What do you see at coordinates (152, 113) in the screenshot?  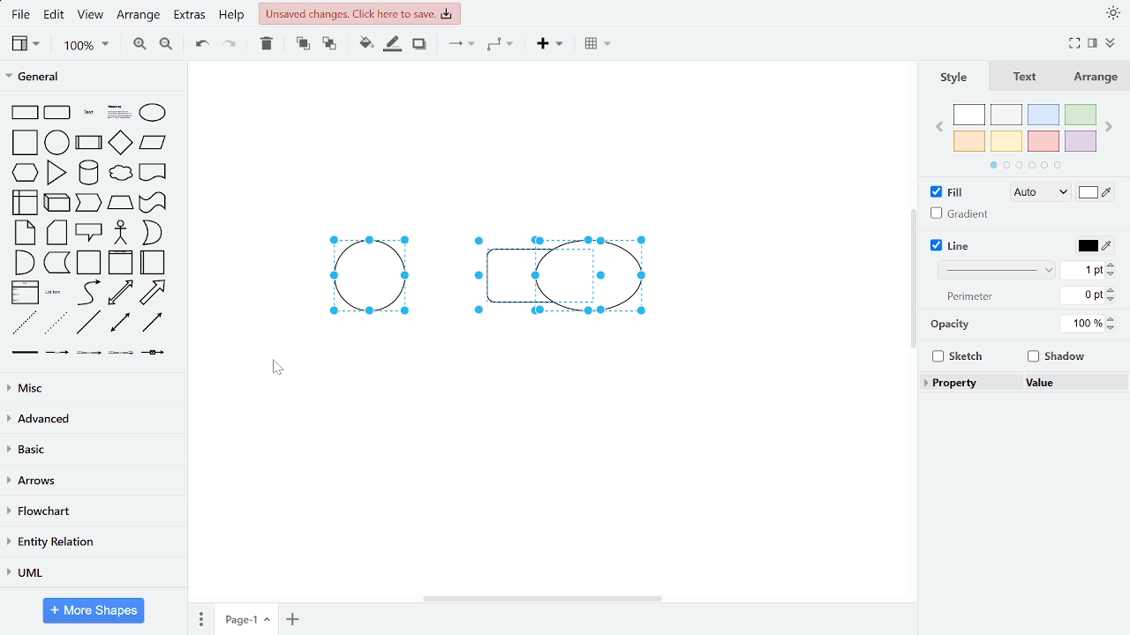 I see `ellipse` at bounding box center [152, 113].